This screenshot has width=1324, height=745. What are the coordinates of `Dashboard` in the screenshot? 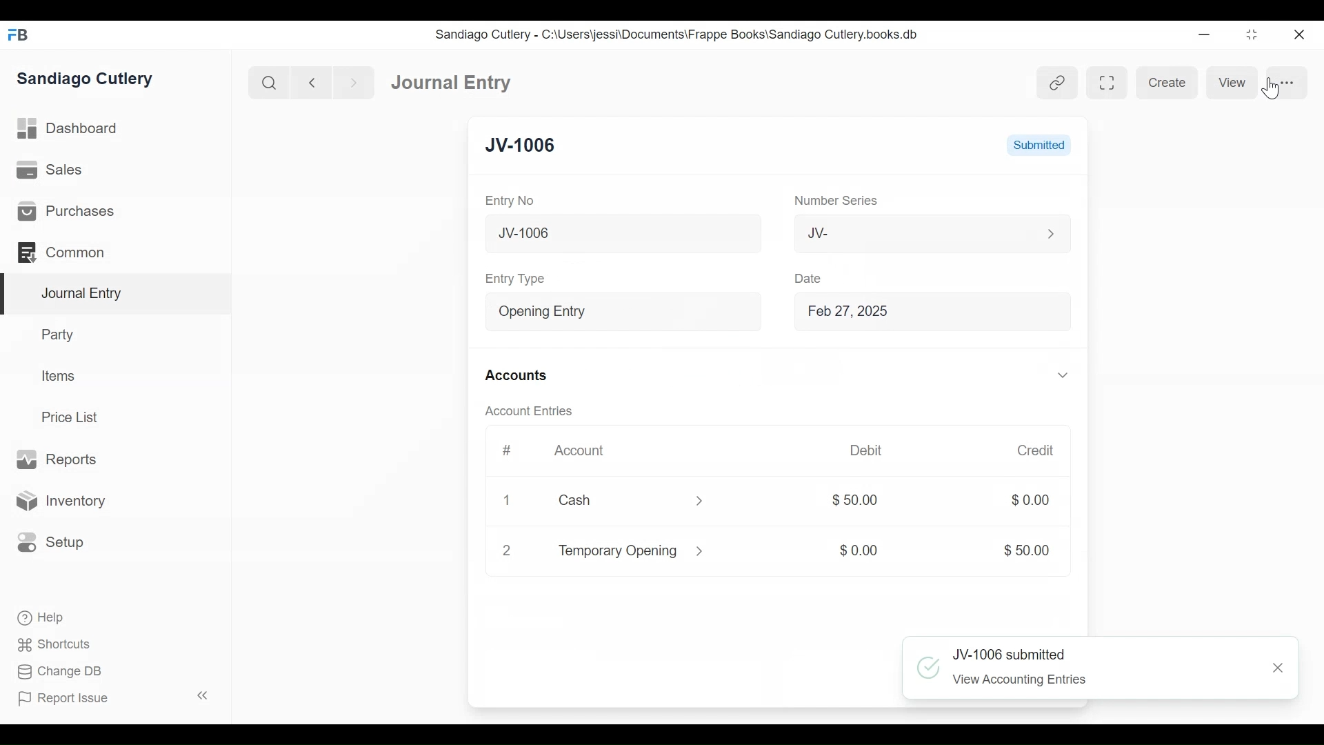 It's located at (68, 129).